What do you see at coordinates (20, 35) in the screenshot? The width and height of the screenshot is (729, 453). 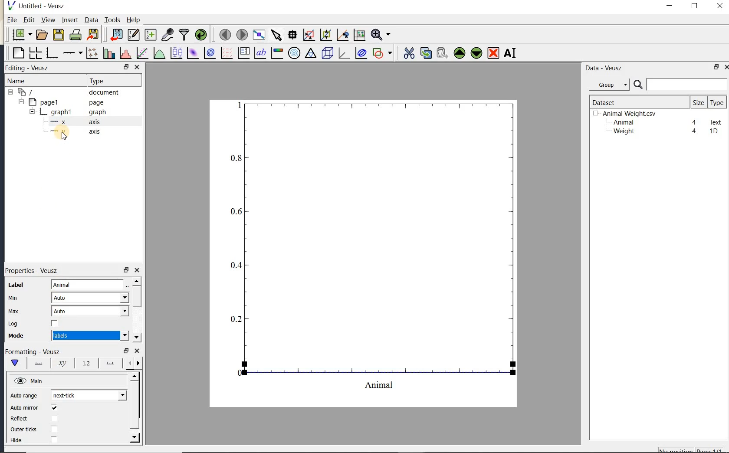 I see `new document` at bounding box center [20, 35].